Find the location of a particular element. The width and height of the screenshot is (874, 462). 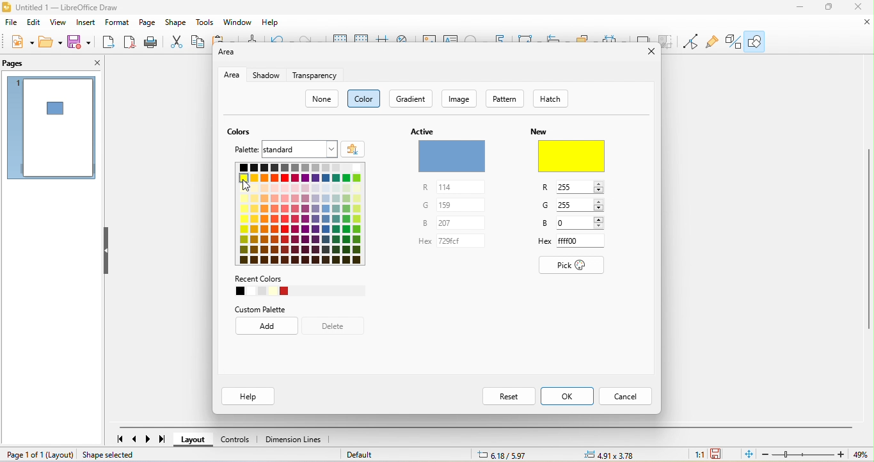

pages is located at coordinates (31, 64).